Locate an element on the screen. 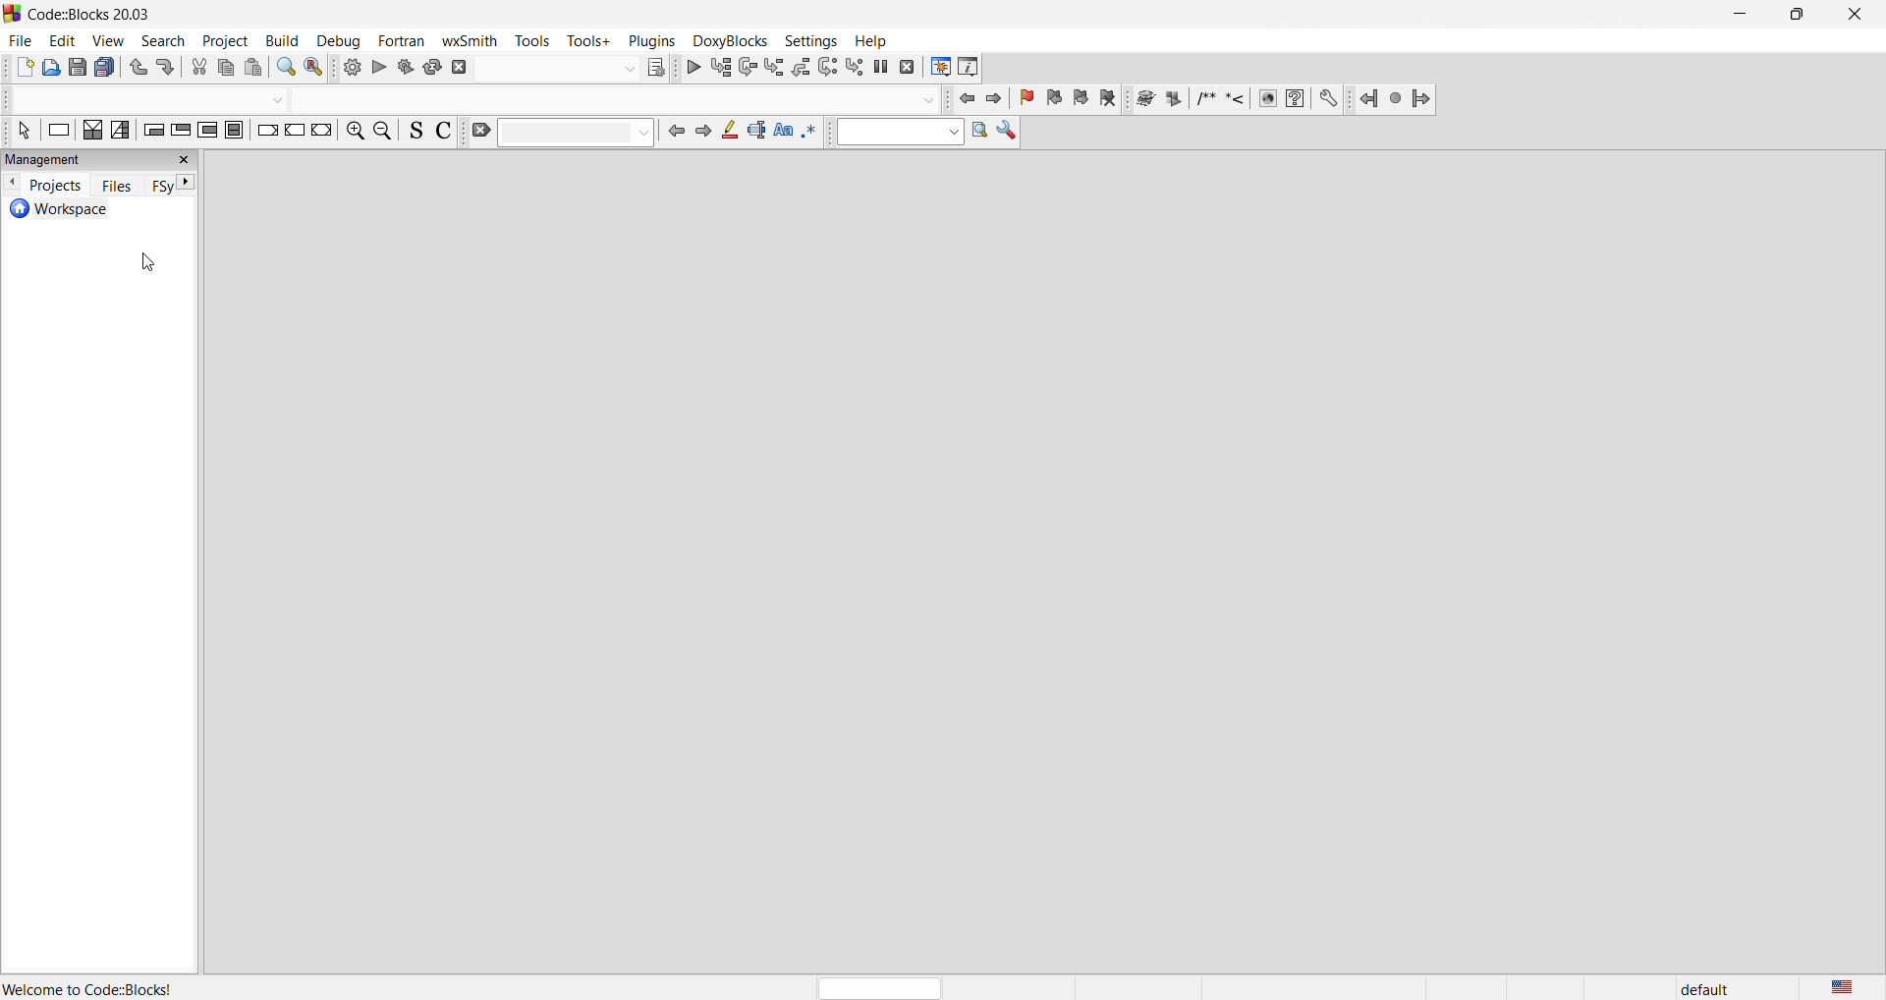  break debugger is located at coordinates (882, 67).